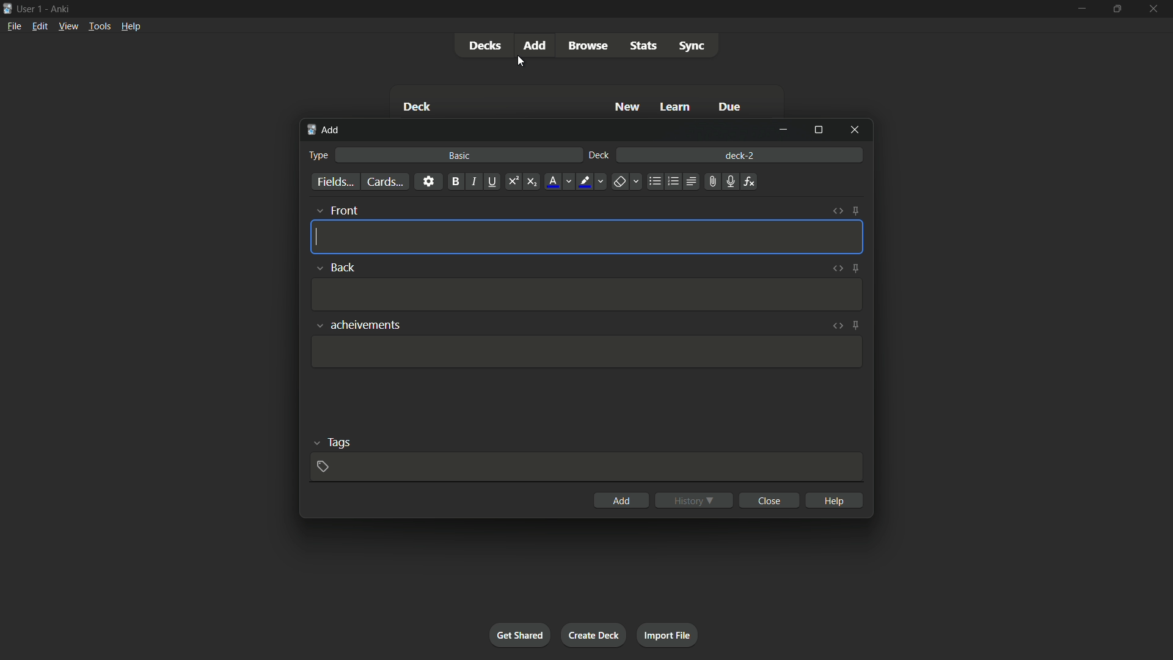 The image size is (1173, 660). Describe the element at coordinates (673, 182) in the screenshot. I see `ordered list` at that location.